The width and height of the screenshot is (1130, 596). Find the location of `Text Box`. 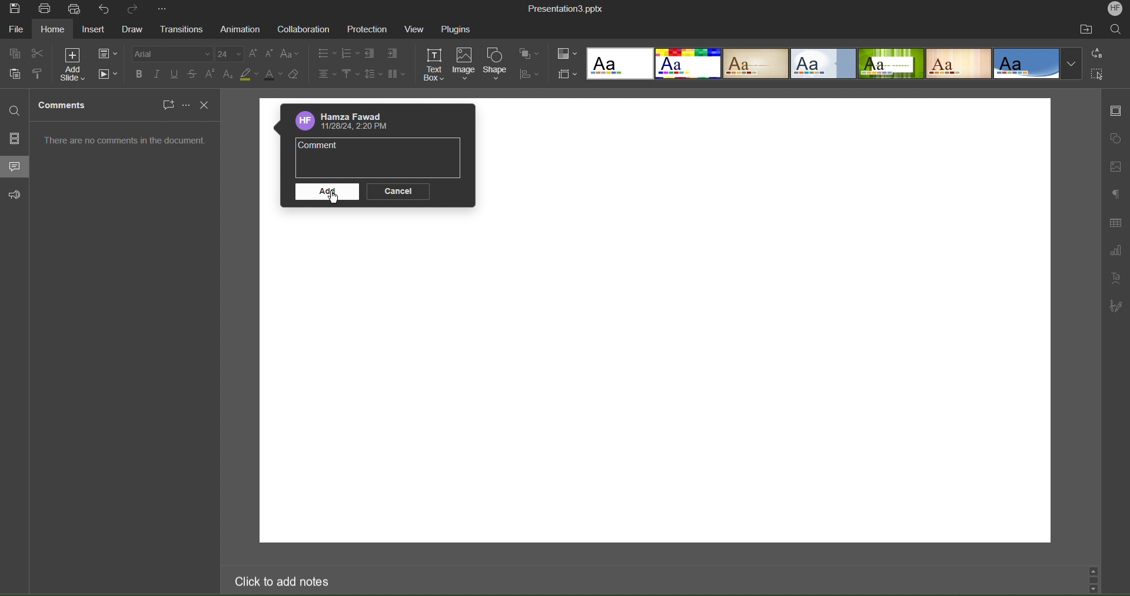

Text Box is located at coordinates (436, 65).